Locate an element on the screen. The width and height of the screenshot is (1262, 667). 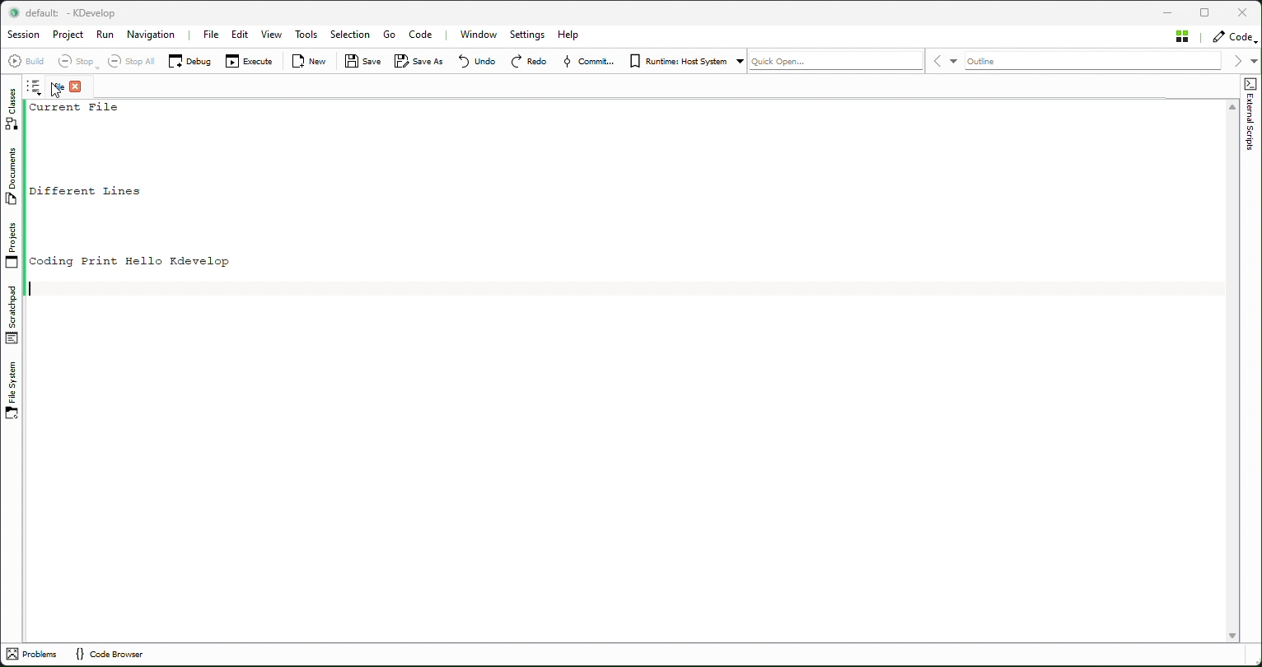
Build is located at coordinates (29, 63).